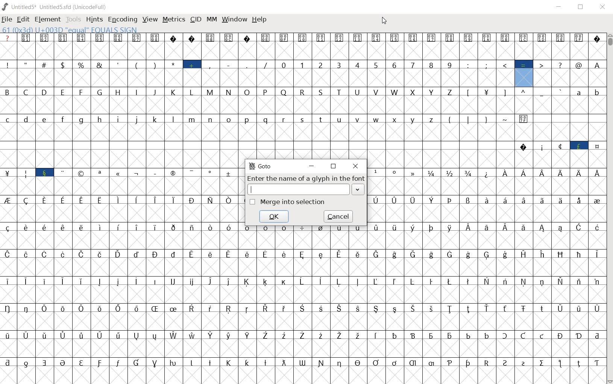 The image size is (613, 384). I want to click on cancel, so click(275, 217).